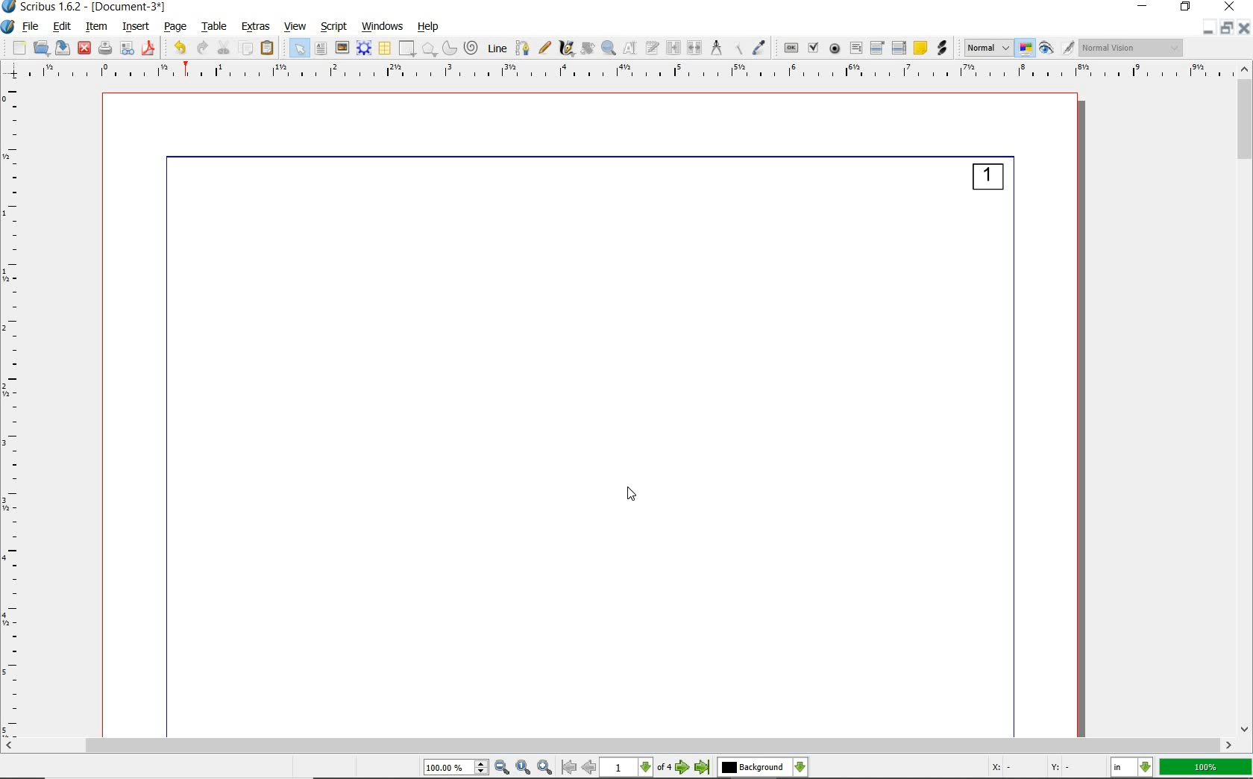  What do you see at coordinates (295, 26) in the screenshot?
I see `view` at bounding box center [295, 26].